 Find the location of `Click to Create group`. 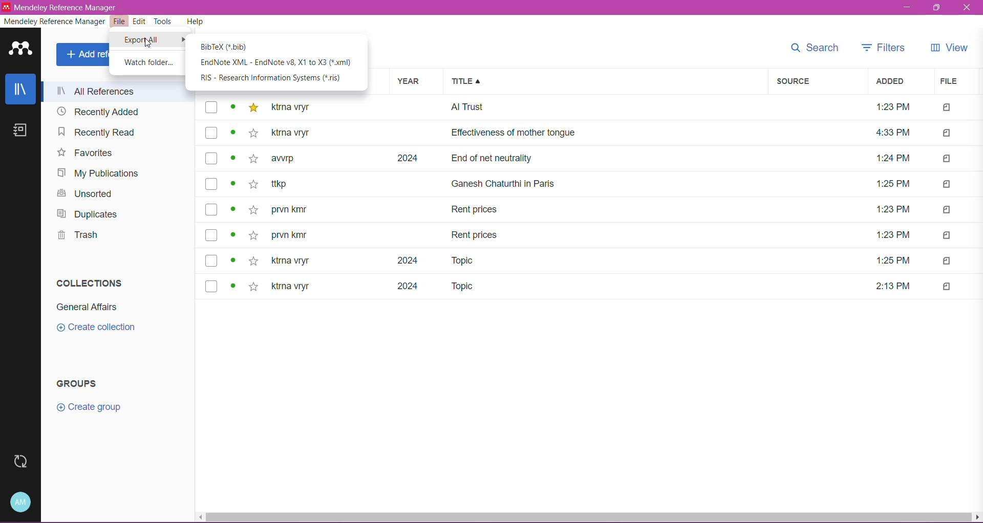

Click to Create group is located at coordinates (88, 408).